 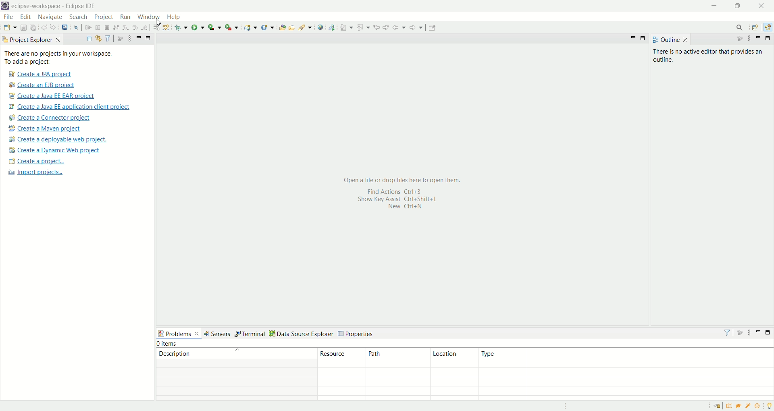 I want to click on run last tool, so click(x=231, y=27).